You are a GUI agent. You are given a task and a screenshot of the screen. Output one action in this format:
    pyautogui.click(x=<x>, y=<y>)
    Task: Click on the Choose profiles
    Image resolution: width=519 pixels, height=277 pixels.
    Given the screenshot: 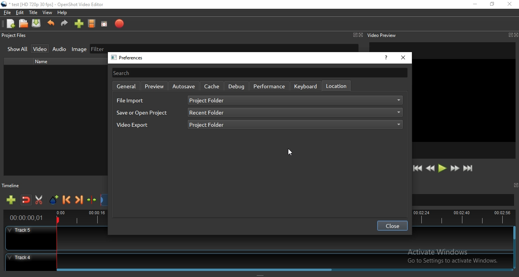 What is the action you would take?
    pyautogui.click(x=92, y=24)
    